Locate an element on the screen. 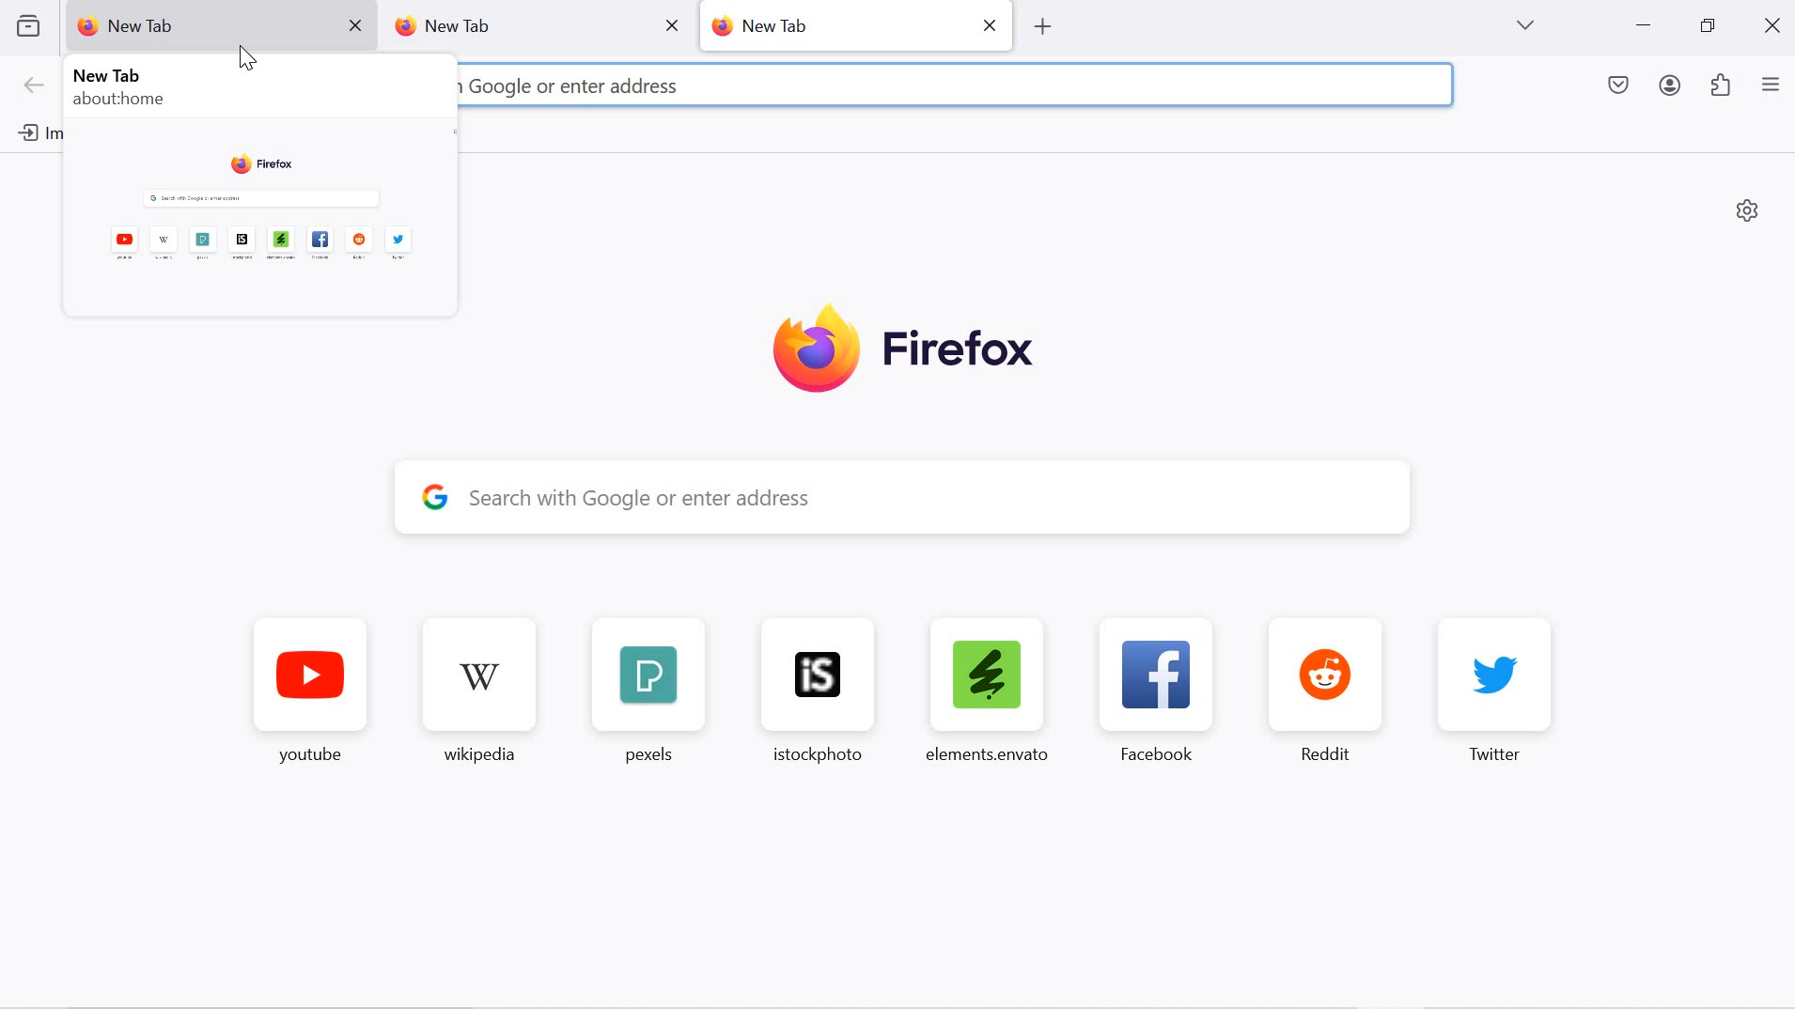 Image resolution: width=1795 pixels, height=1009 pixels. close tab is located at coordinates (357, 26).